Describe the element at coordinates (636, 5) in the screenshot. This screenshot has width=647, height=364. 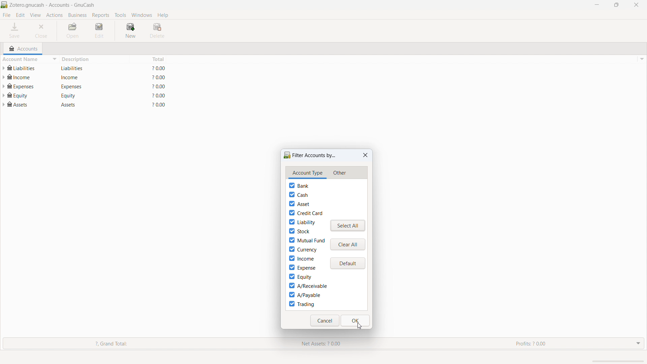
I see `close` at that location.